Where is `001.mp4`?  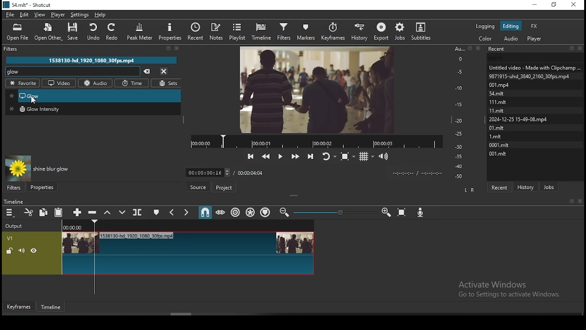
001.mp4 is located at coordinates (509, 85).